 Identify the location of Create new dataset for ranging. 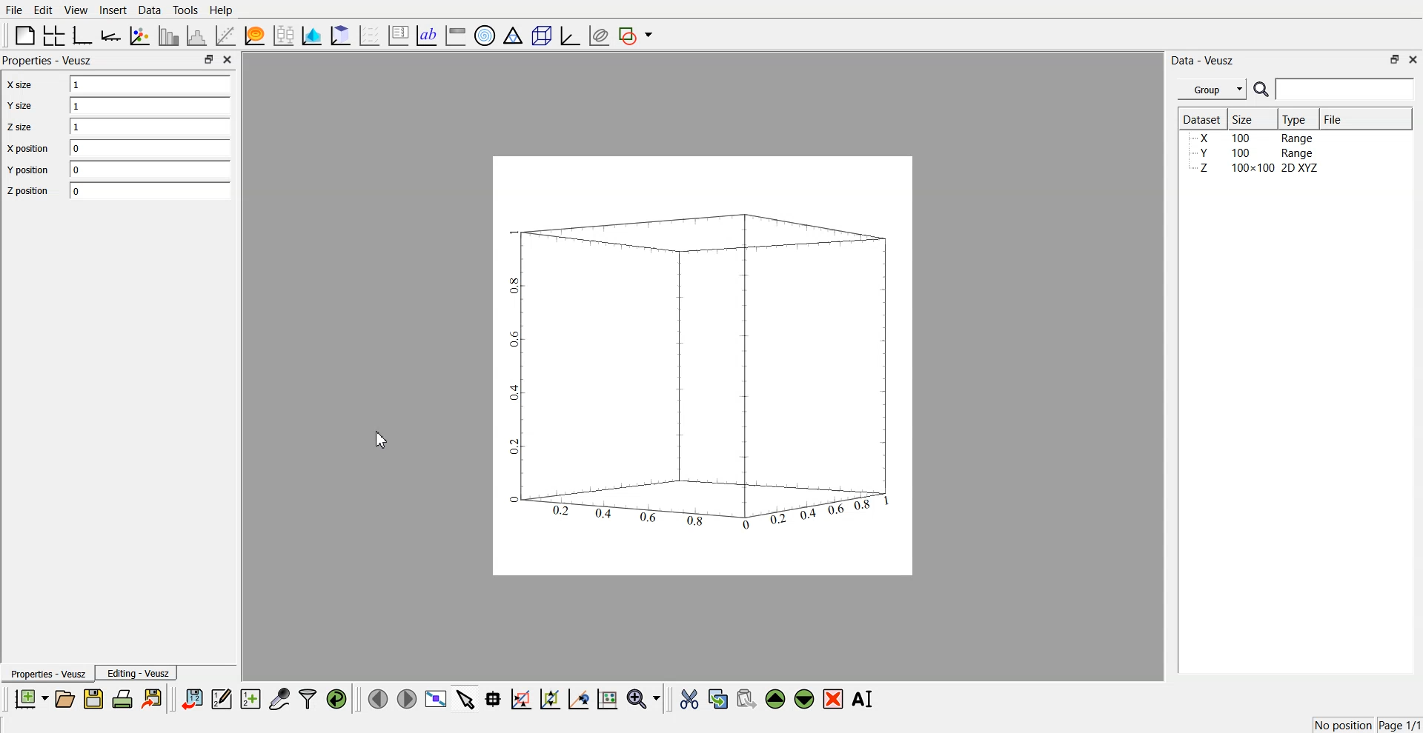
(250, 699).